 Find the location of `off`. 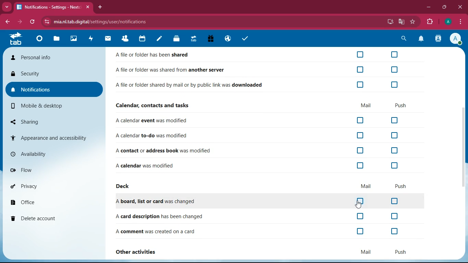

off is located at coordinates (394, 135).